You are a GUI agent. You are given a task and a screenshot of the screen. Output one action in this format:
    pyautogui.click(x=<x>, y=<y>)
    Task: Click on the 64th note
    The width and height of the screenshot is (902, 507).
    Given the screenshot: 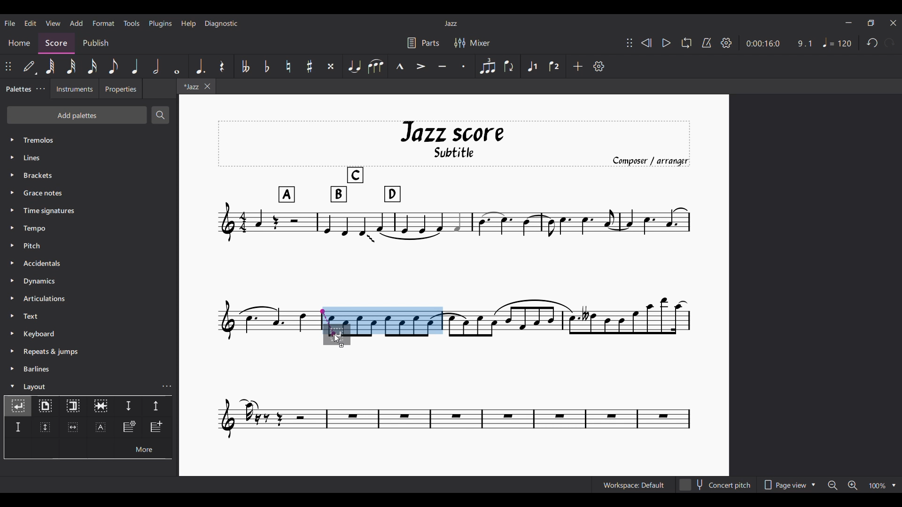 What is the action you would take?
    pyautogui.click(x=51, y=67)
    